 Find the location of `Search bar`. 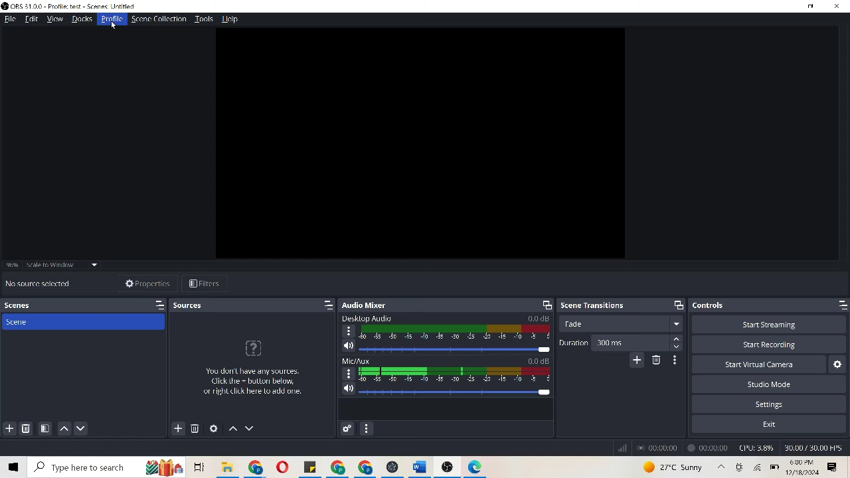

Search bar is located at coordinates (86, 467).